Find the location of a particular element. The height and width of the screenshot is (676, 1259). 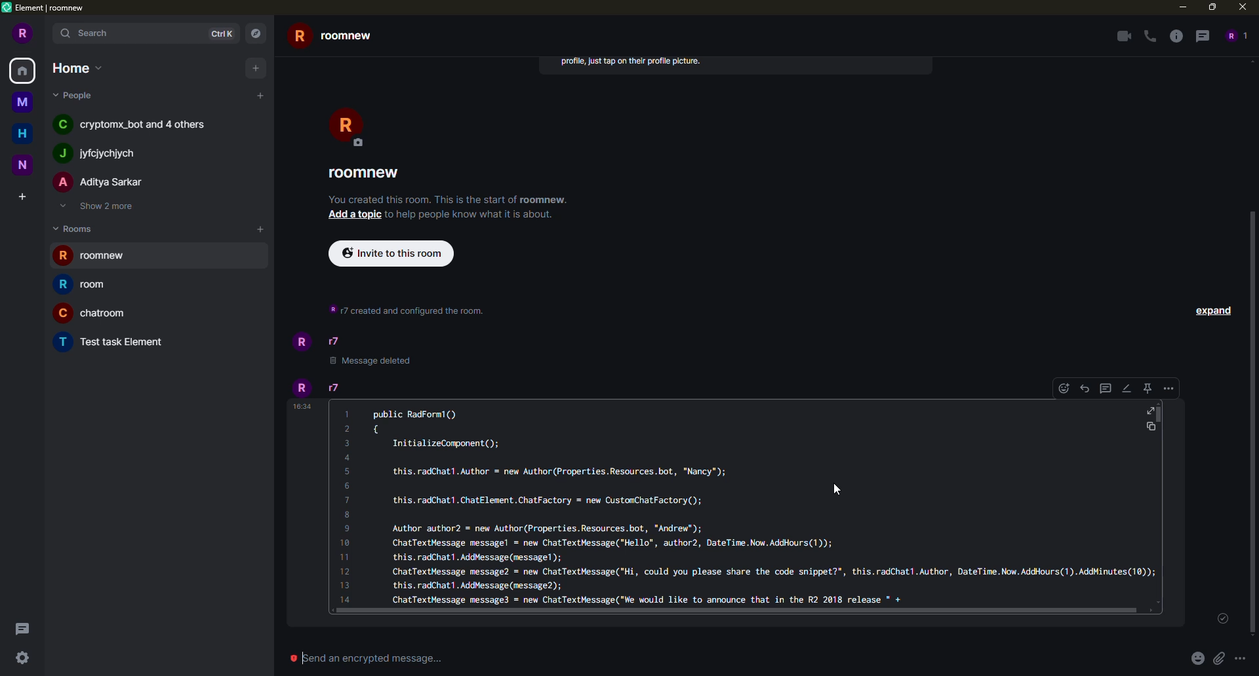

cursor is located at coordinates (839, 492).